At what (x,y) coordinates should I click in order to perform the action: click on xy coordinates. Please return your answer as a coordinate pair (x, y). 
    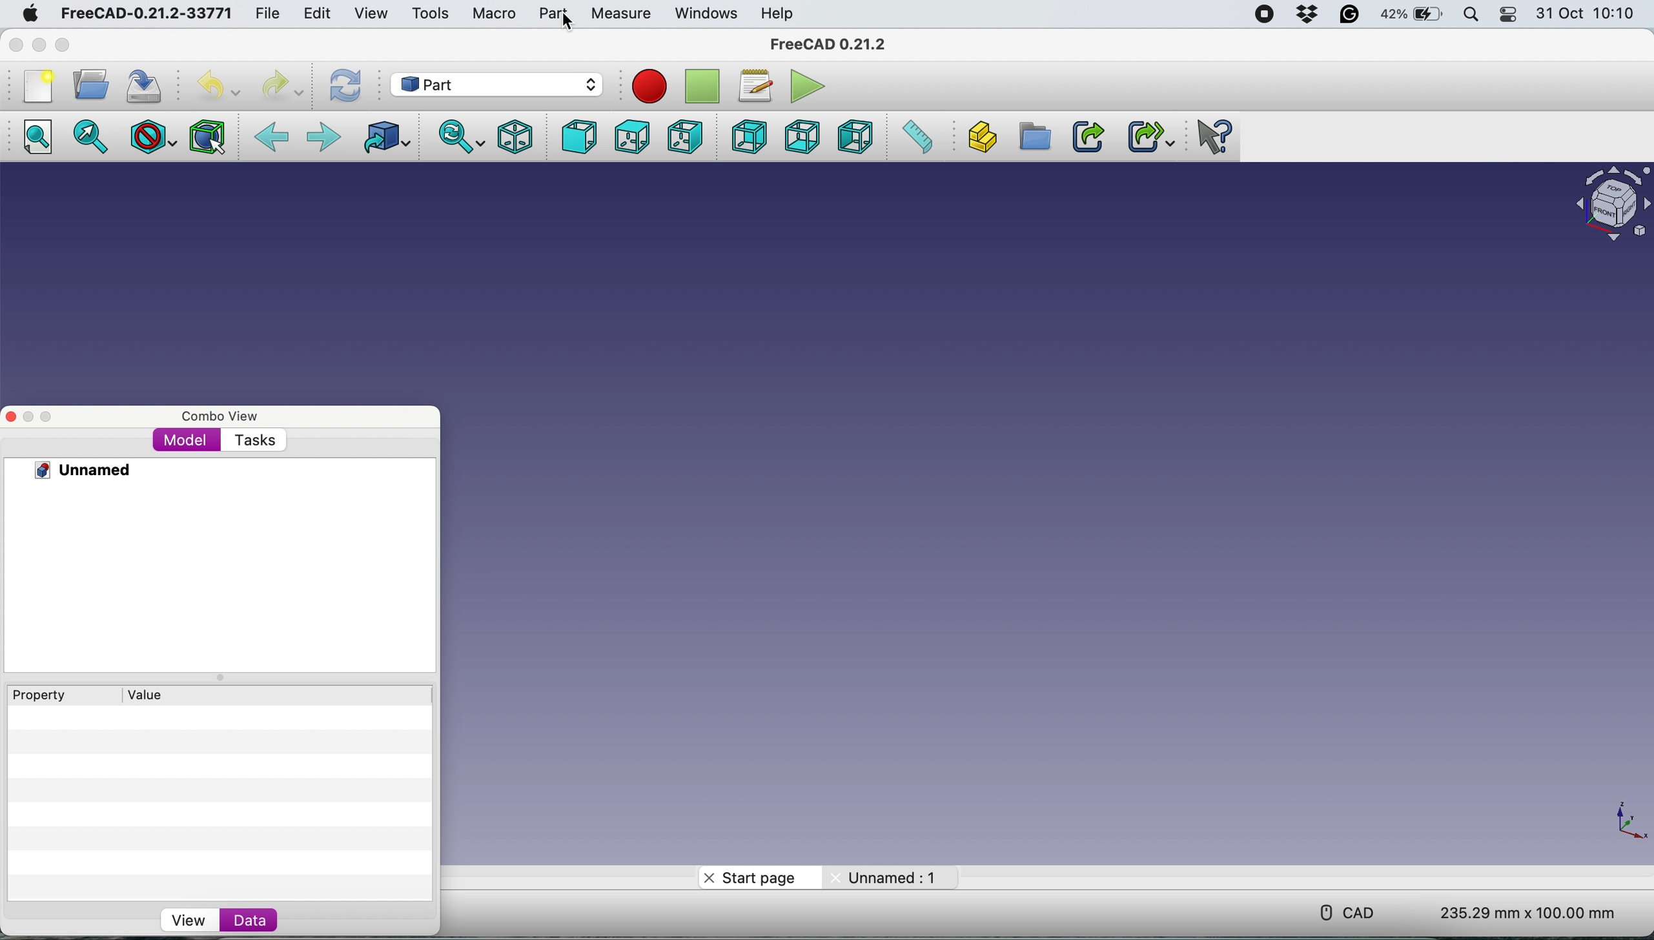
    Looking at the image, I should click on (1625, 821).